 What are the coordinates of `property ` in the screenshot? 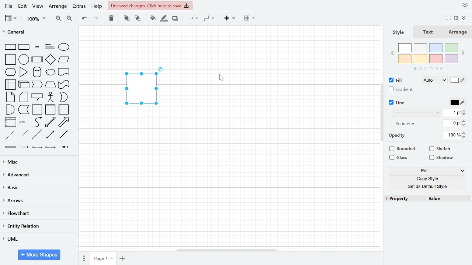 It's located at (400, 199).